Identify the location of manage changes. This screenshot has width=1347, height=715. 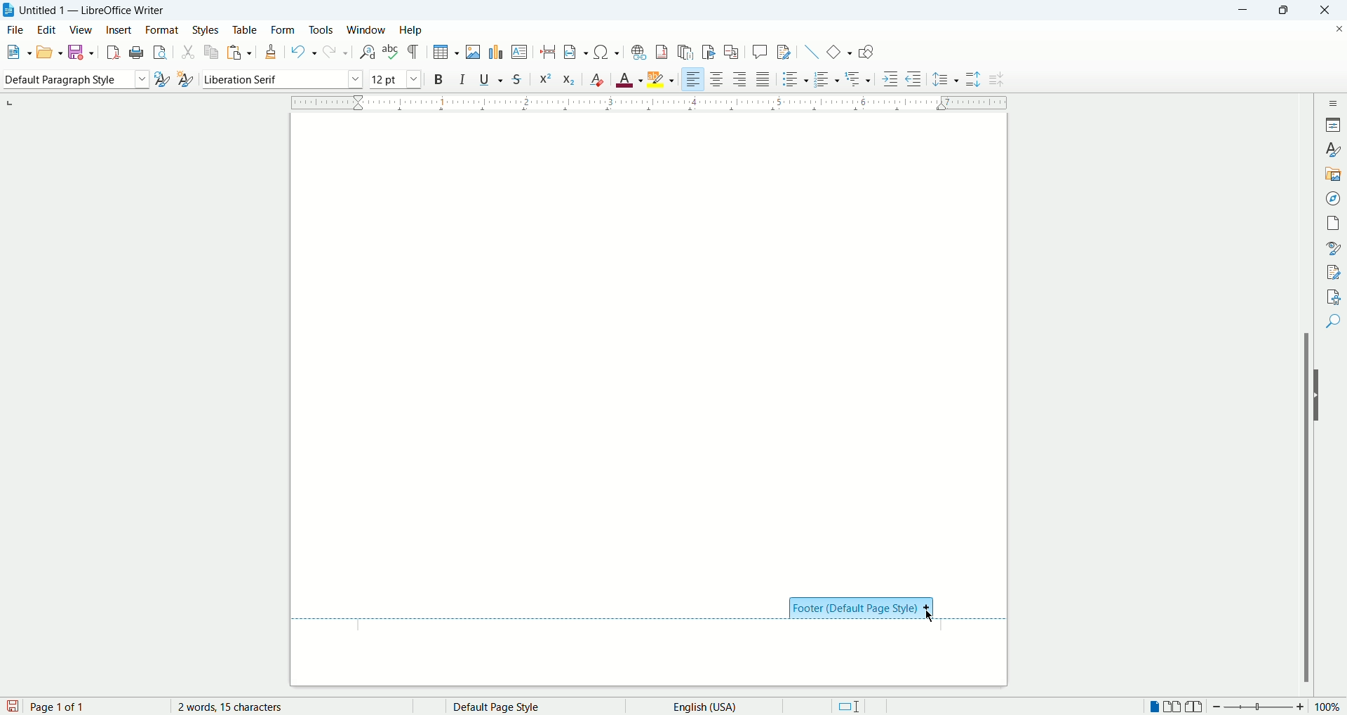
(1334, 273).